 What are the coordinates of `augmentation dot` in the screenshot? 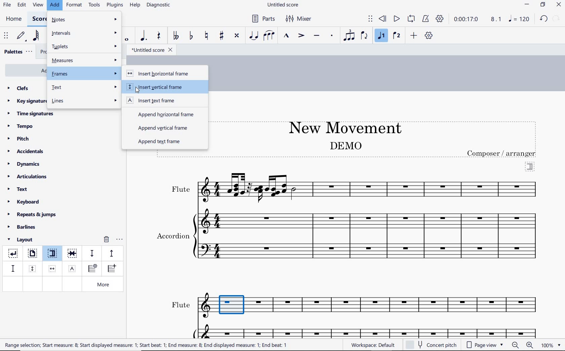 It's located at (143, 36).